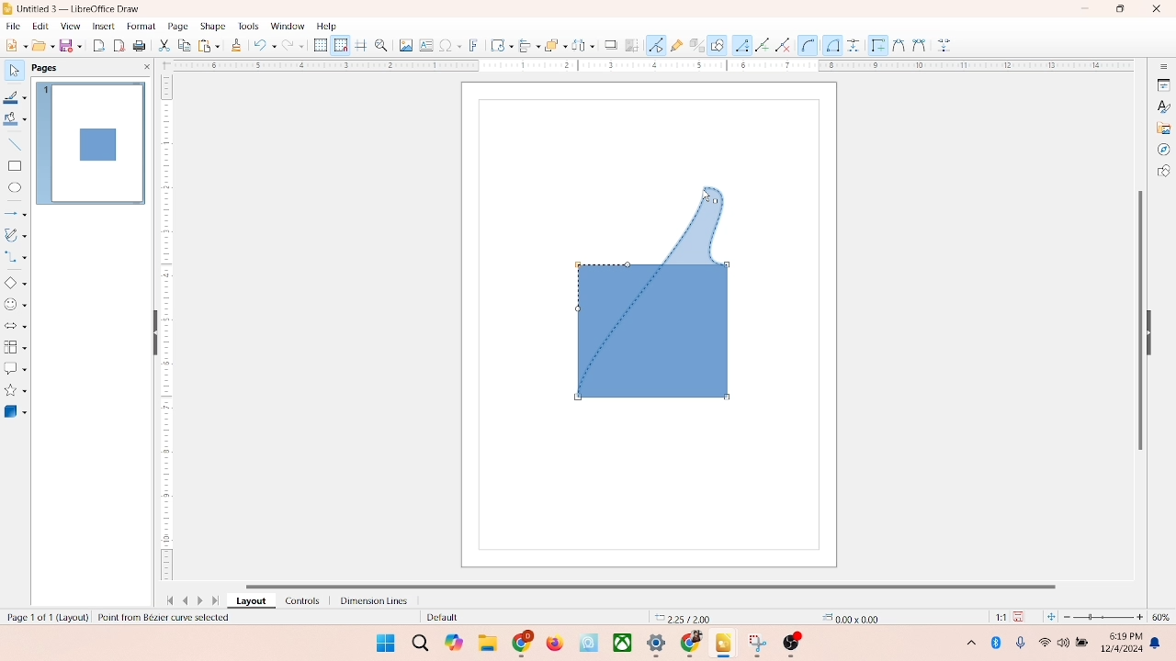  What do you see at coordinates (91, 142) in the screenshot?
I see `page 1` at bounding box center [91, 142].